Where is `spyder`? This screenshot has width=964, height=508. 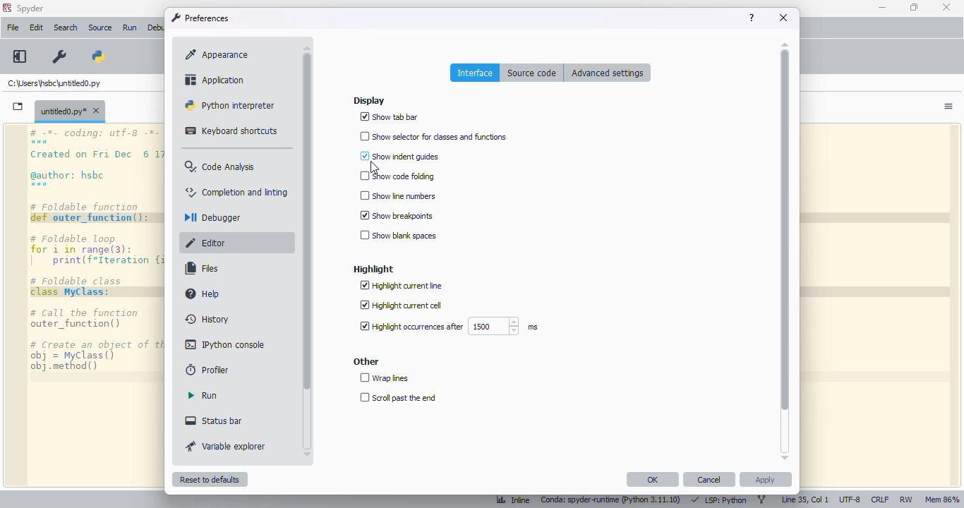
spyder is located at coordinates (30, 8).